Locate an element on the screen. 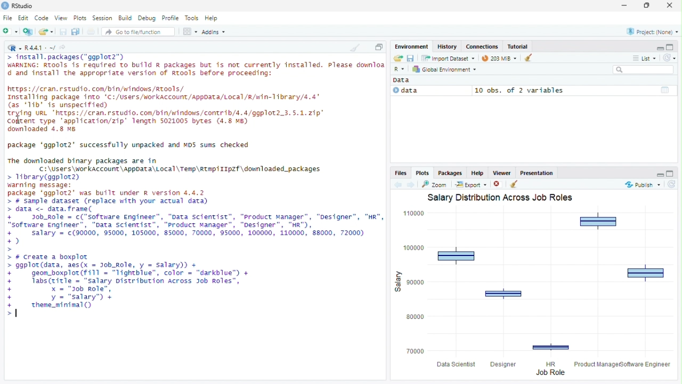 This screenshot has width=682, height=384. refresh file listing is located at coordinates (672, 185).